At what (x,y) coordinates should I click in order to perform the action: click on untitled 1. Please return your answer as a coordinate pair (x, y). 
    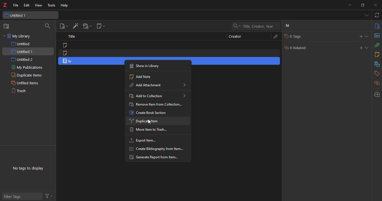
    Looking at the image, I should click on (22, 51).